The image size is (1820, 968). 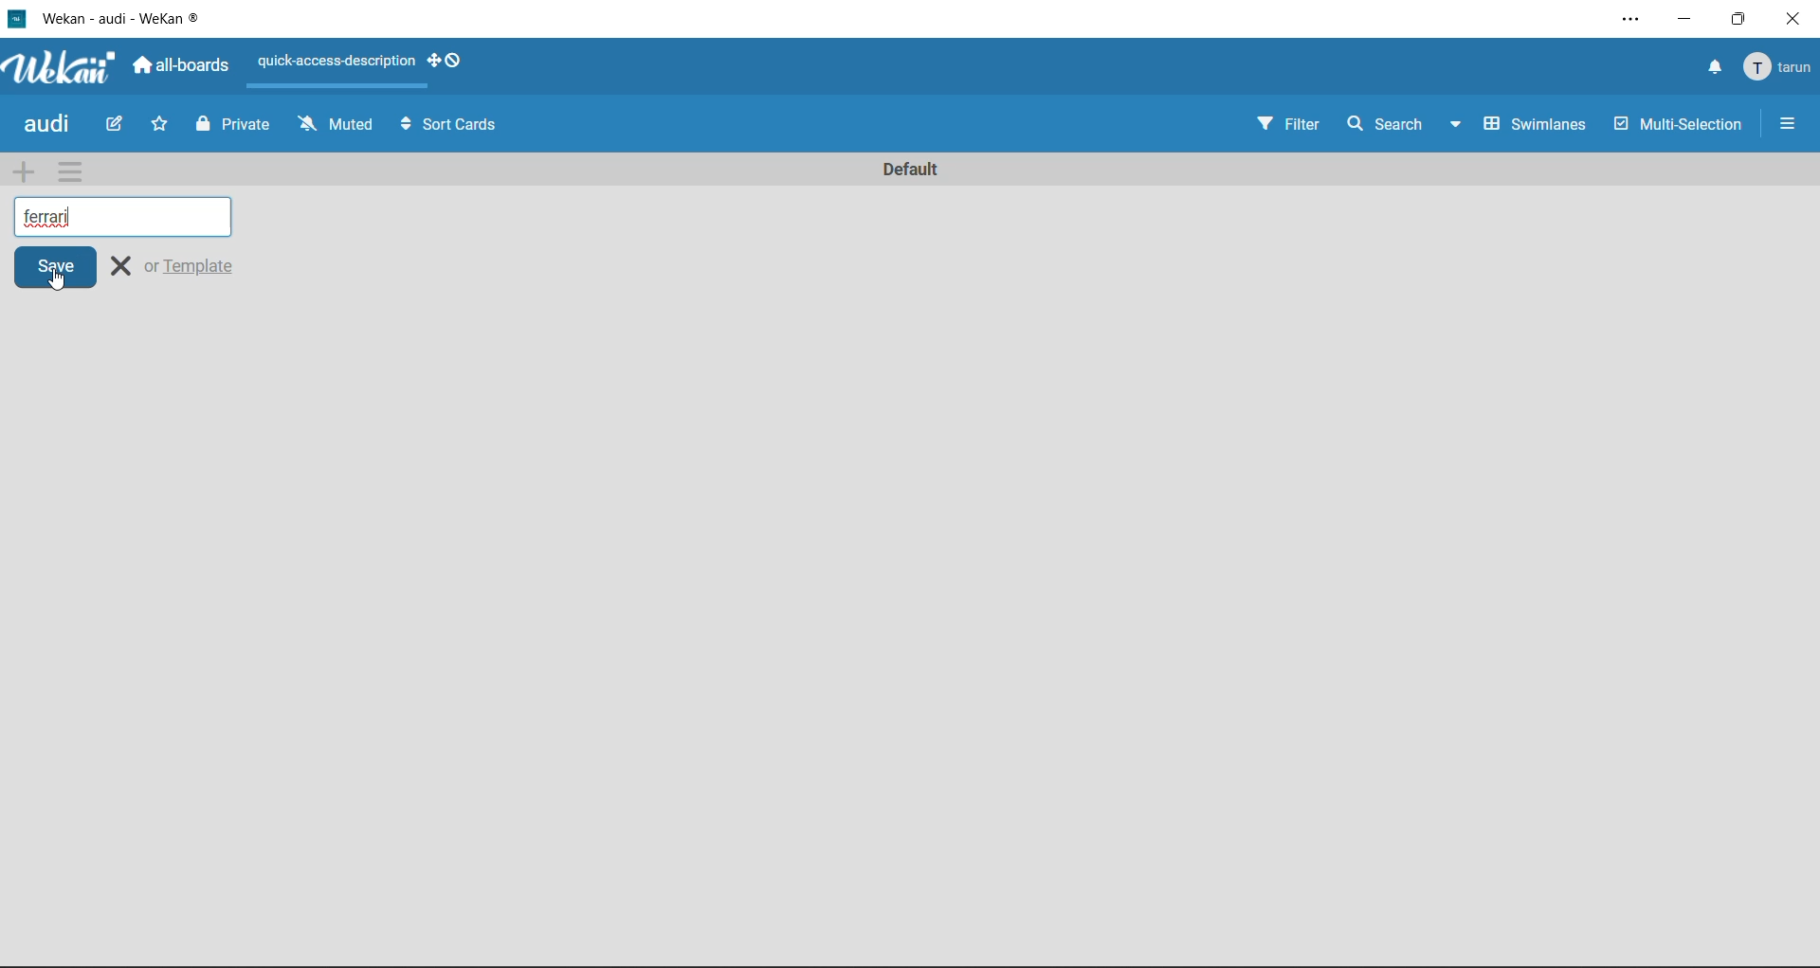 What do you see at coordinates (232, 126) in the screenshot?
I see `private` at bounding box center [232, 126].